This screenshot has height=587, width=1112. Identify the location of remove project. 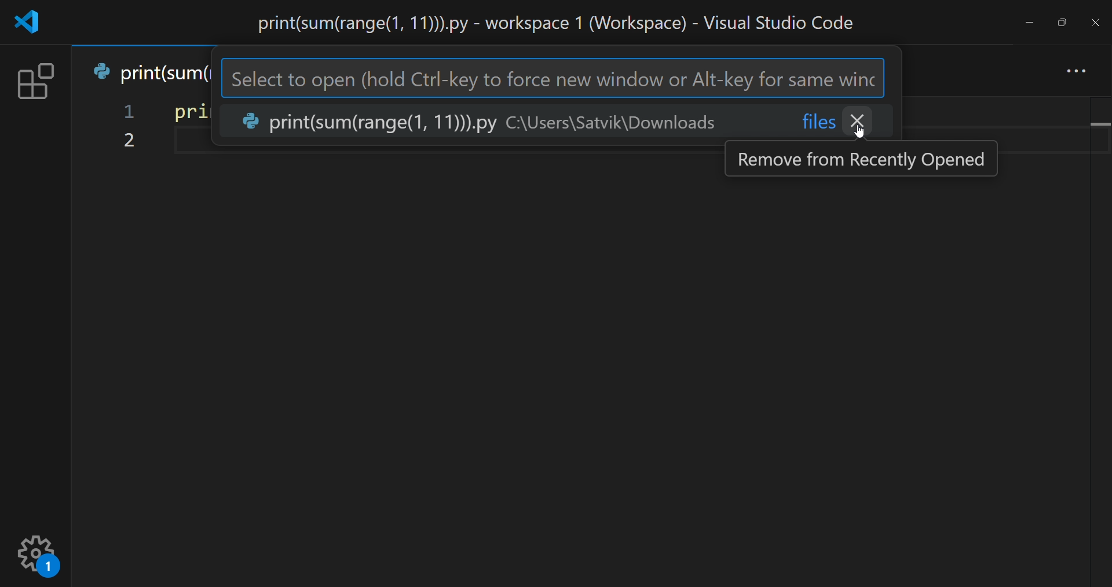
(861, 120).